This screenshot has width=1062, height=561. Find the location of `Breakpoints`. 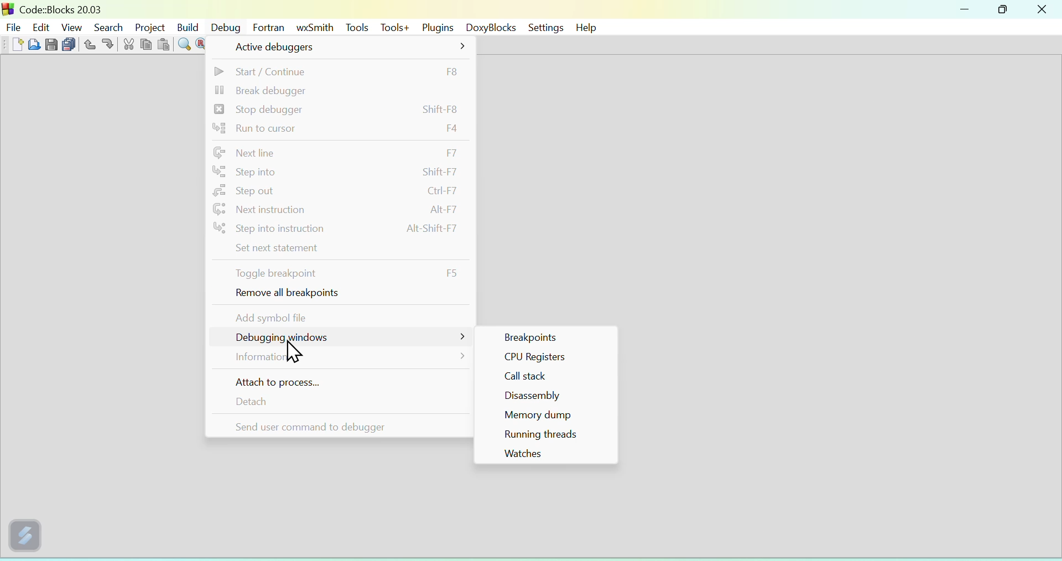

Breakpoints is located at coordinates (544, 336).